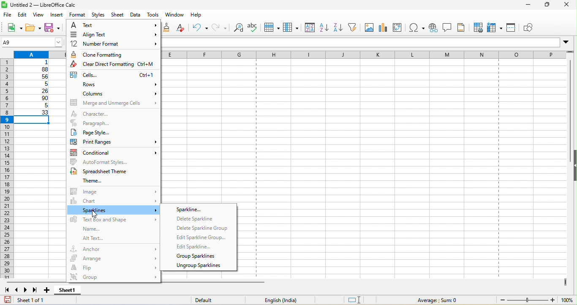 The height and width of the screenshot is (305, 577). Describe the element at coordinates (372, 55) in the screenshot. I see `column headingas` at that location.